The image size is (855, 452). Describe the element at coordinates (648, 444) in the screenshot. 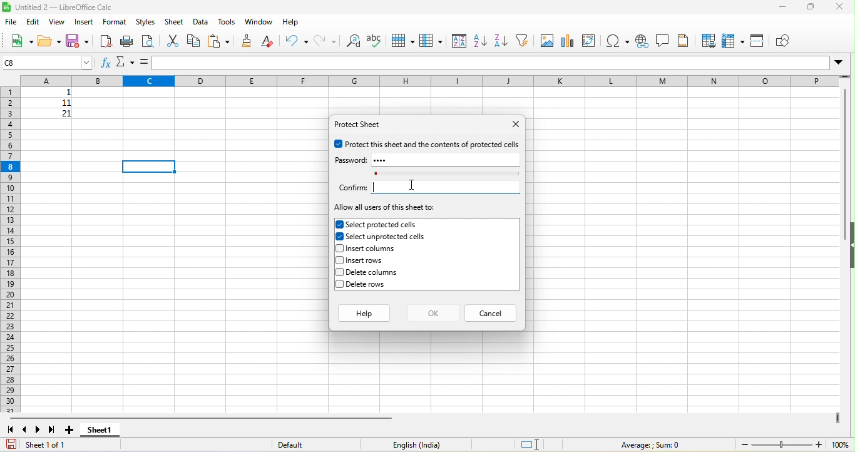

I see `formula` at that location.